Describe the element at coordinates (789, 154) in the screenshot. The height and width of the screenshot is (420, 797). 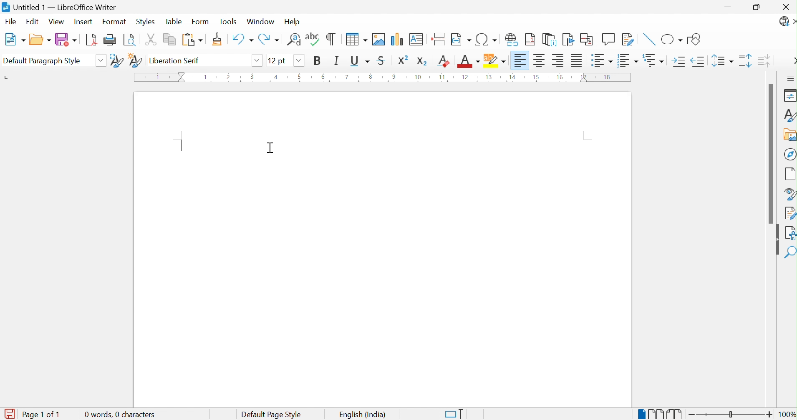
I see `Navigator` at that location.